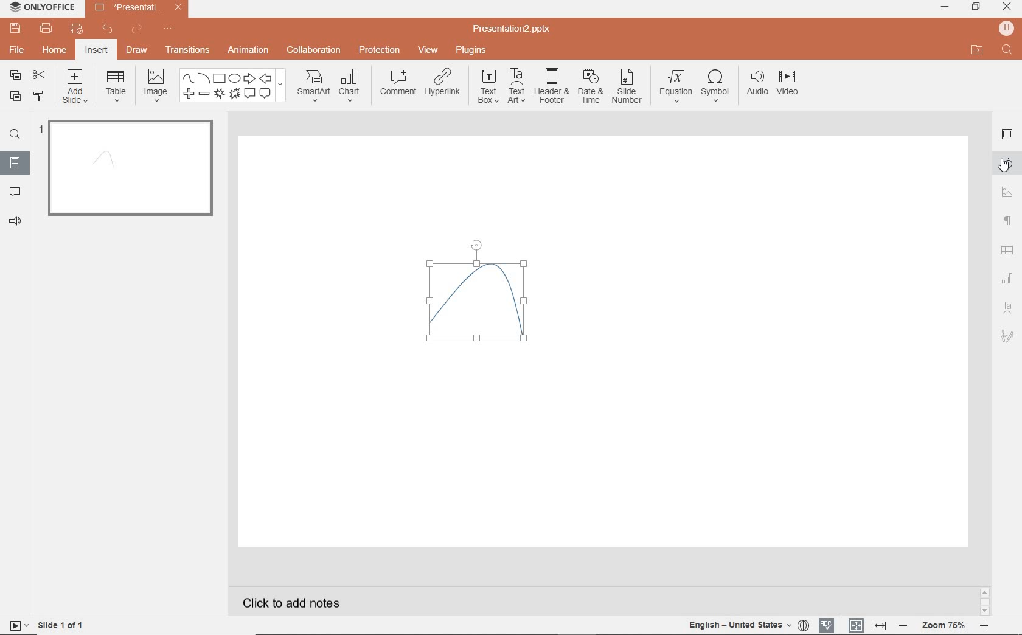 The height and width of the screenshot is (635, 1022). What do you see at coordinates (14, 95) in the screenshot?
I see `PASTE` at bounding box center [14, 95].